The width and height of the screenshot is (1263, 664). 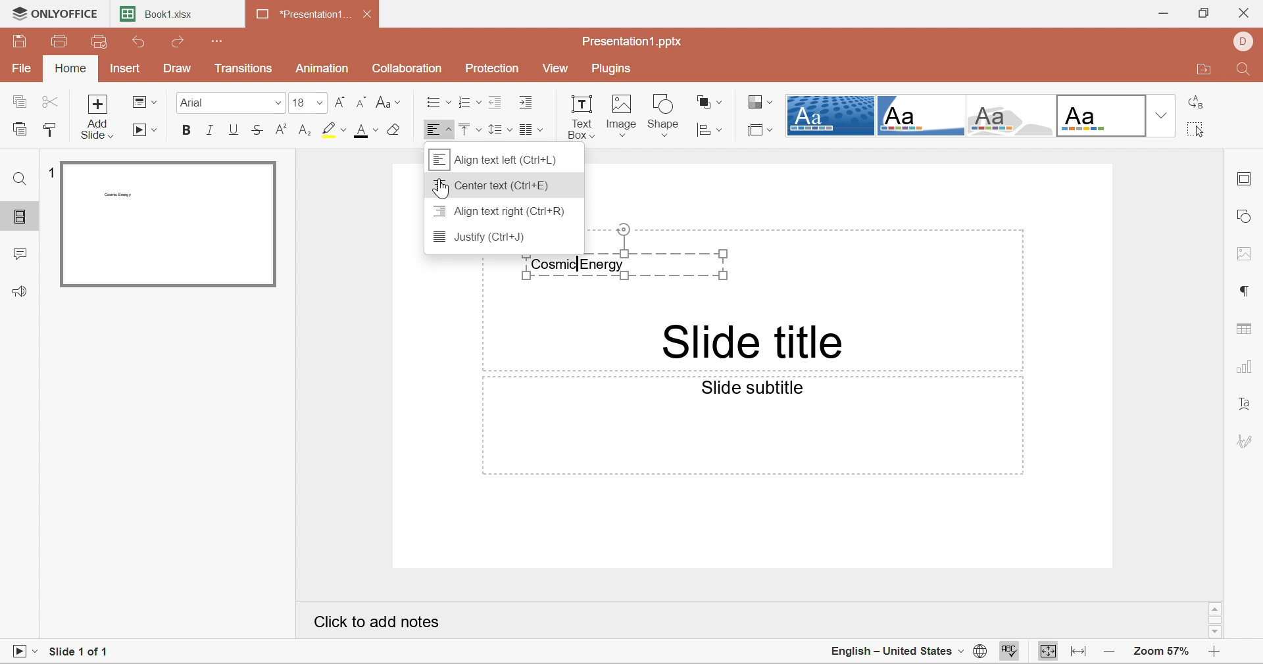 What do you see at coordinates (924, 117) in the screenshot?
I see `Corner` at bounding box center [924, 117].